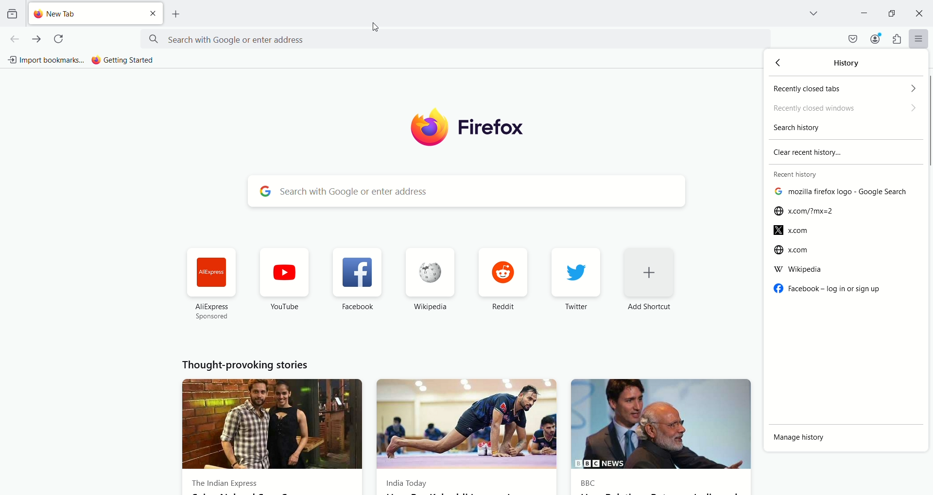  Describe the element at coordinates (433, 281) in the screenshot. I see `Wikipedia` at that location.